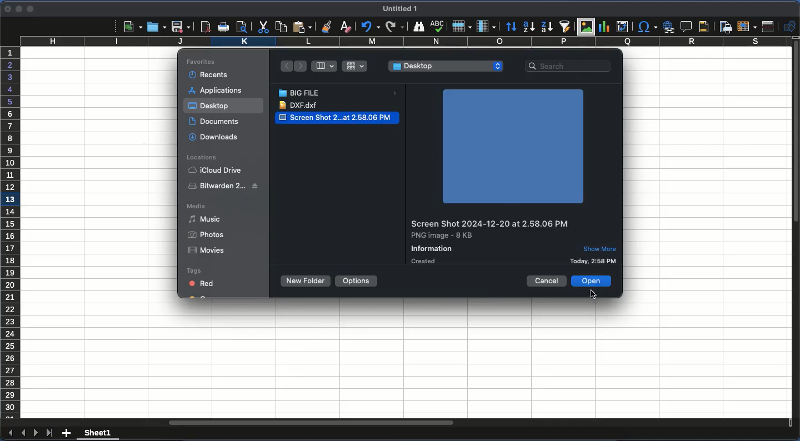  Describe the element at coordinates (335, 117) in the screenshot. I see `screen shot 2` at that location.